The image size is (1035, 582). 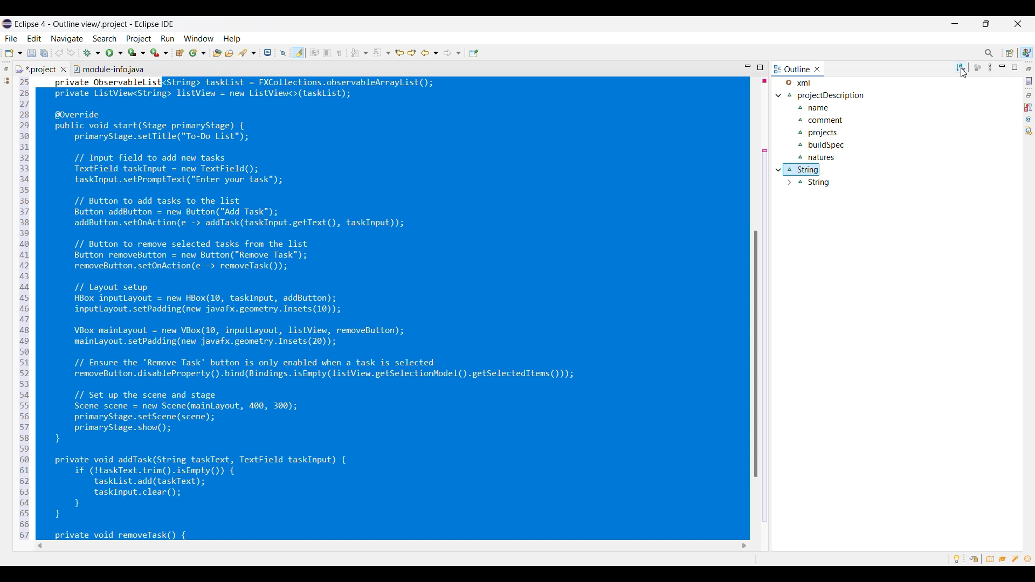 What do you see at coordinates (1029, 81) in the screenshot?
I see `Task list` at bounding box center [1029, 81].